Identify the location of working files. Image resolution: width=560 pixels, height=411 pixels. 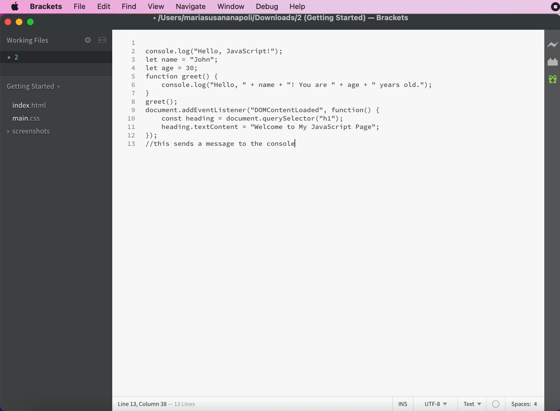
(33, 41).